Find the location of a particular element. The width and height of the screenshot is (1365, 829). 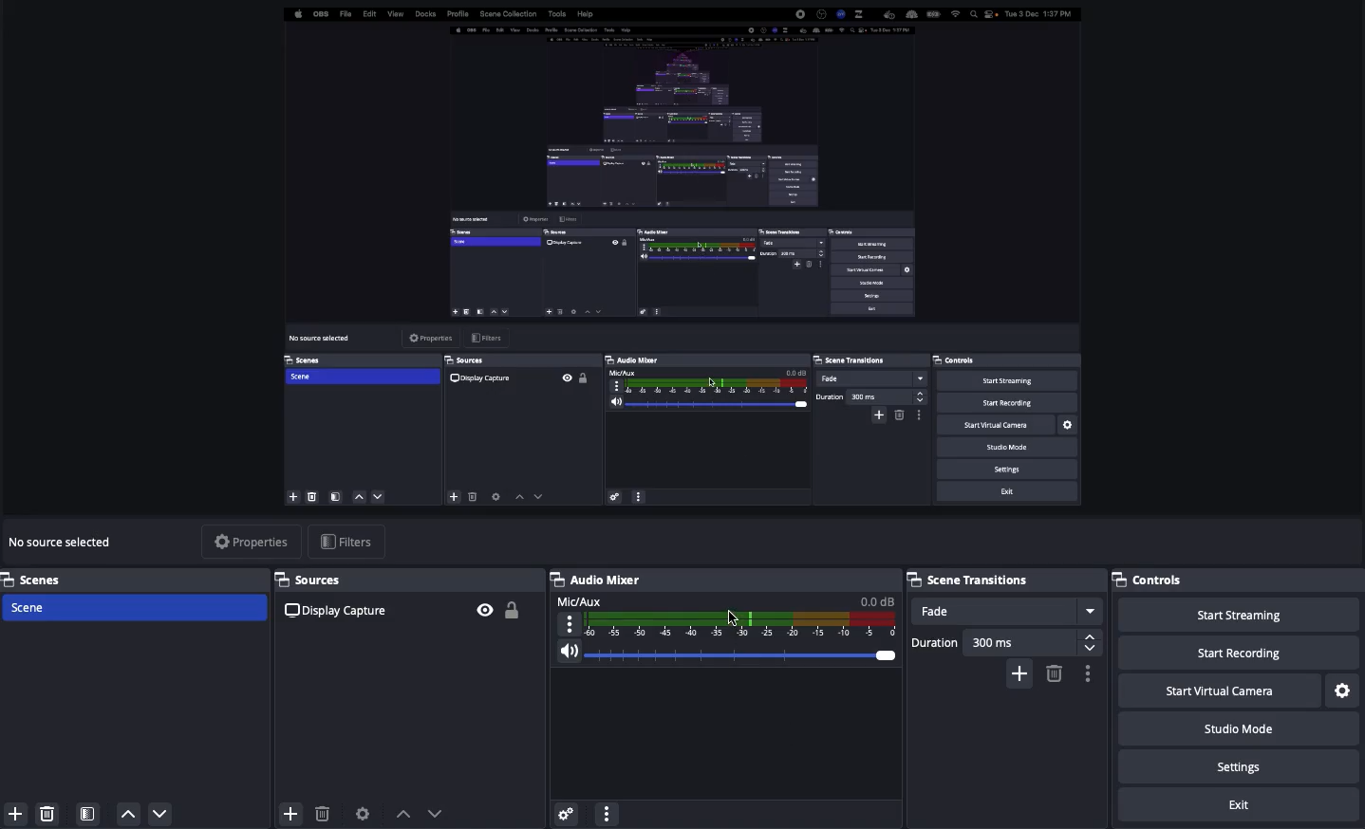

Filters is located at coordinates (353, 542).